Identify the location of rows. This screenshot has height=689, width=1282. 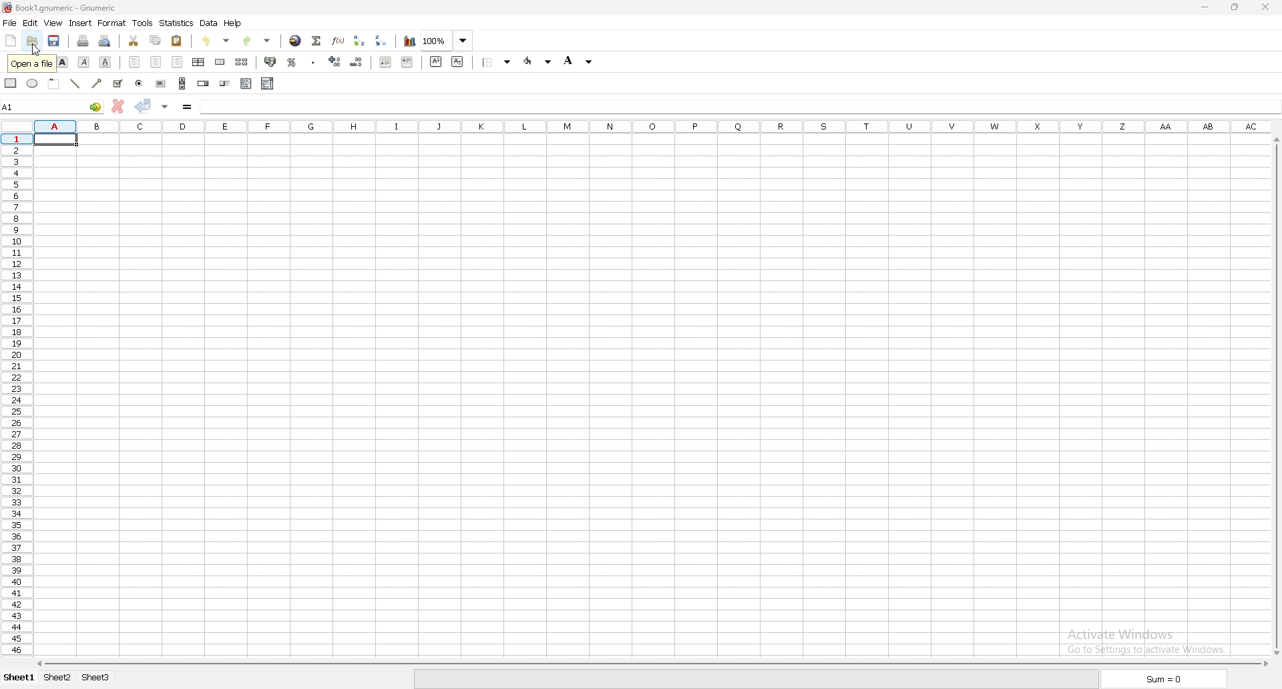
(17, 396).